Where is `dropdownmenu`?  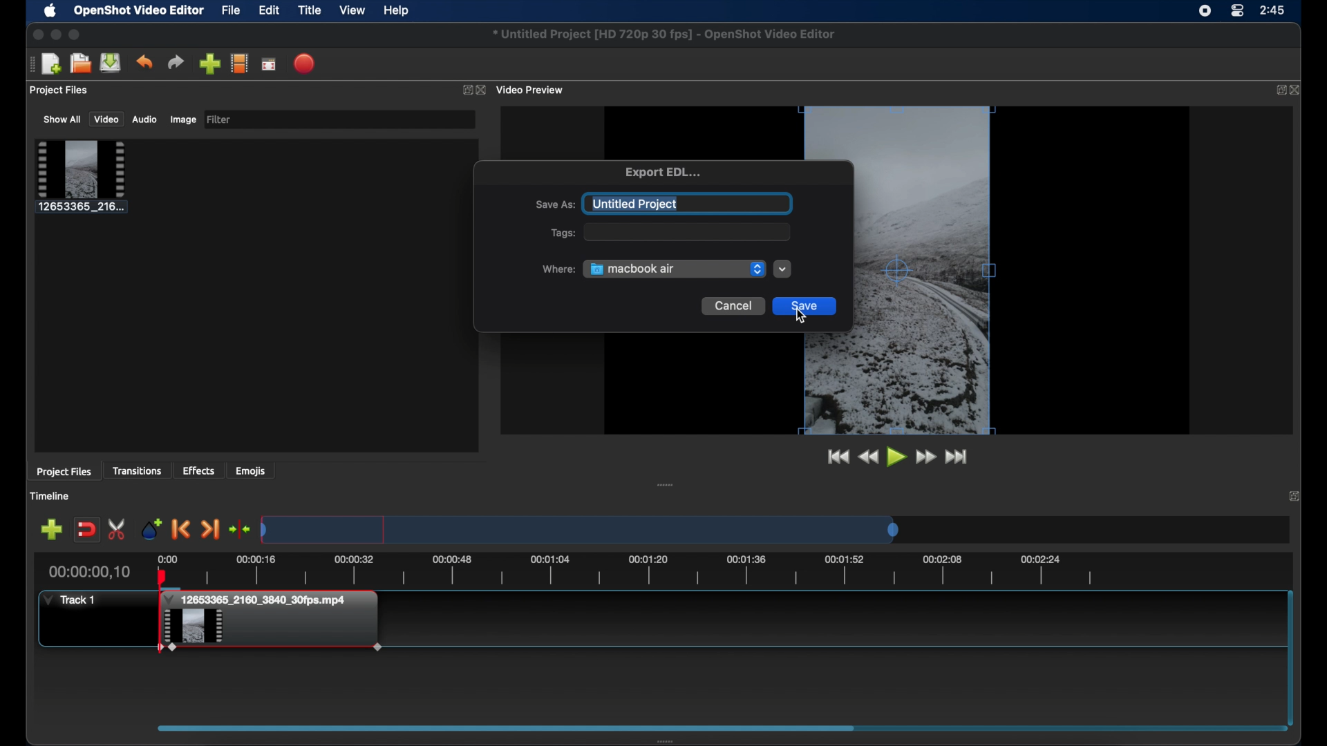 dropdownmenu is located at coordinates (756, 269).